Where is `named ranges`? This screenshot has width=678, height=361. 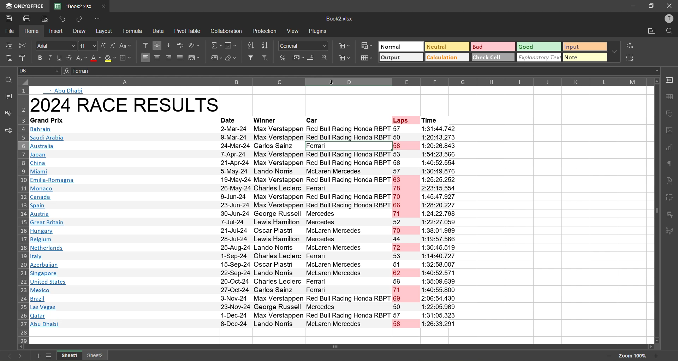 named ranges is located at coordinates (215, 57).